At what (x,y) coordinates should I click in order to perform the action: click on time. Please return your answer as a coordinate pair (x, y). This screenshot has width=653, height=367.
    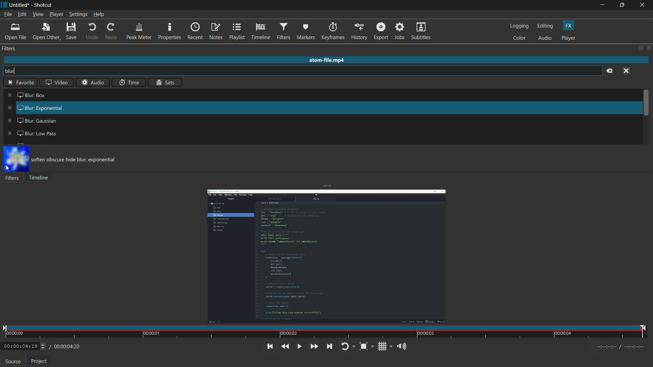
    Looking at the image, I should click on (325, 332).